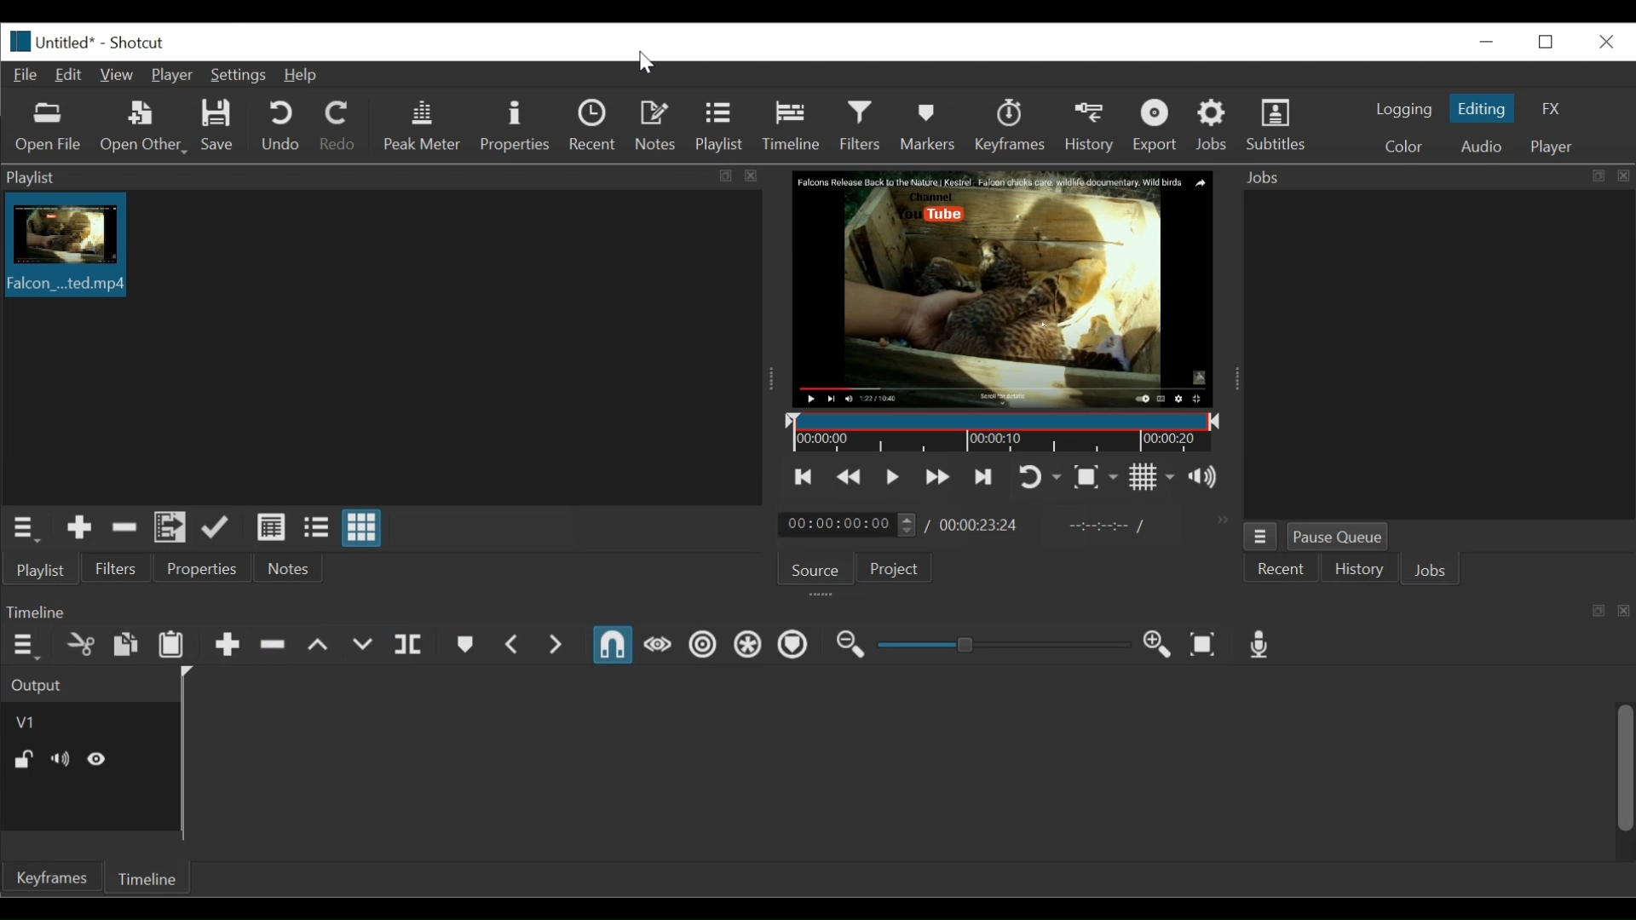 The height and width of the screenshot is (920, 1636). What do you see at coordinates (170, 530) in the screenshot?
I see `Add files to the playlist` at bounding box center [170, 530].